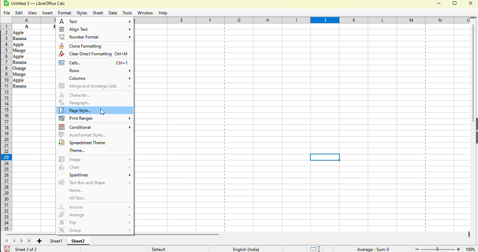 The width and height of the screenshot is (478, 252). I want to click on view, so click(32, 13).